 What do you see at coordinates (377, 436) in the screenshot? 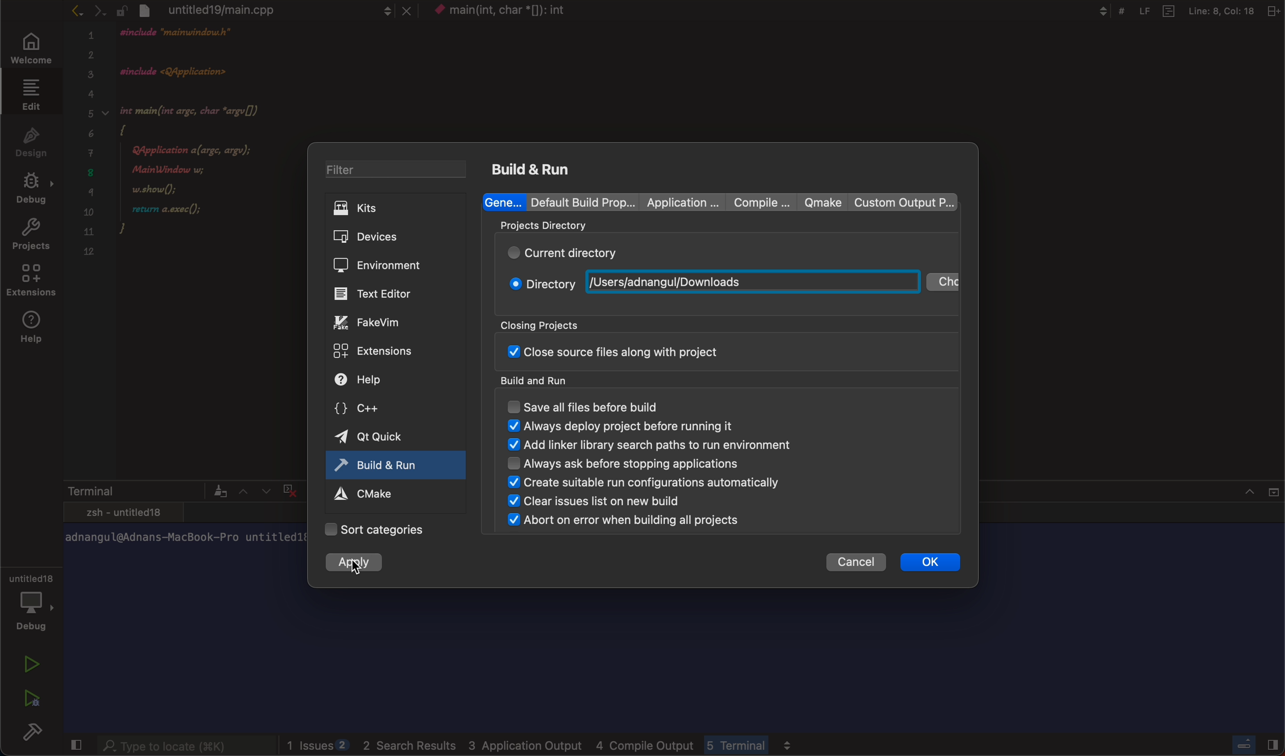
I see `qt quick` at bounding box center [377, 436].